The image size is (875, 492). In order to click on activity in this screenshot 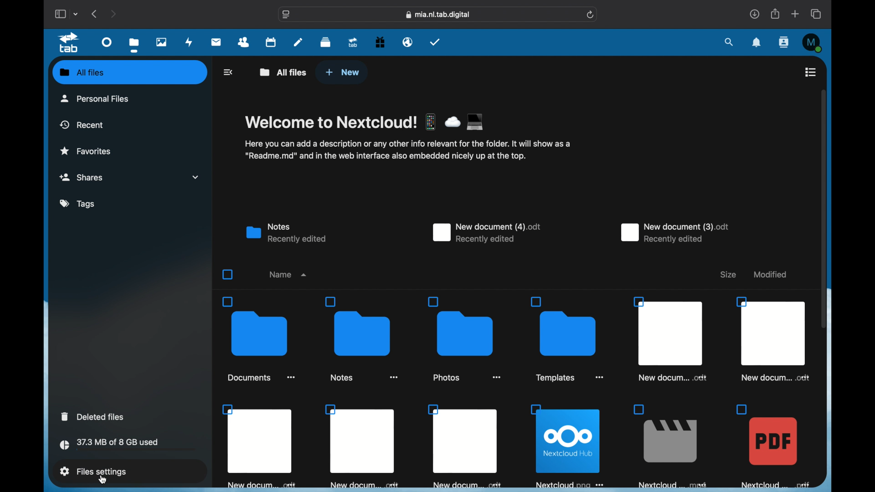, I will do `click(189, 42)`.